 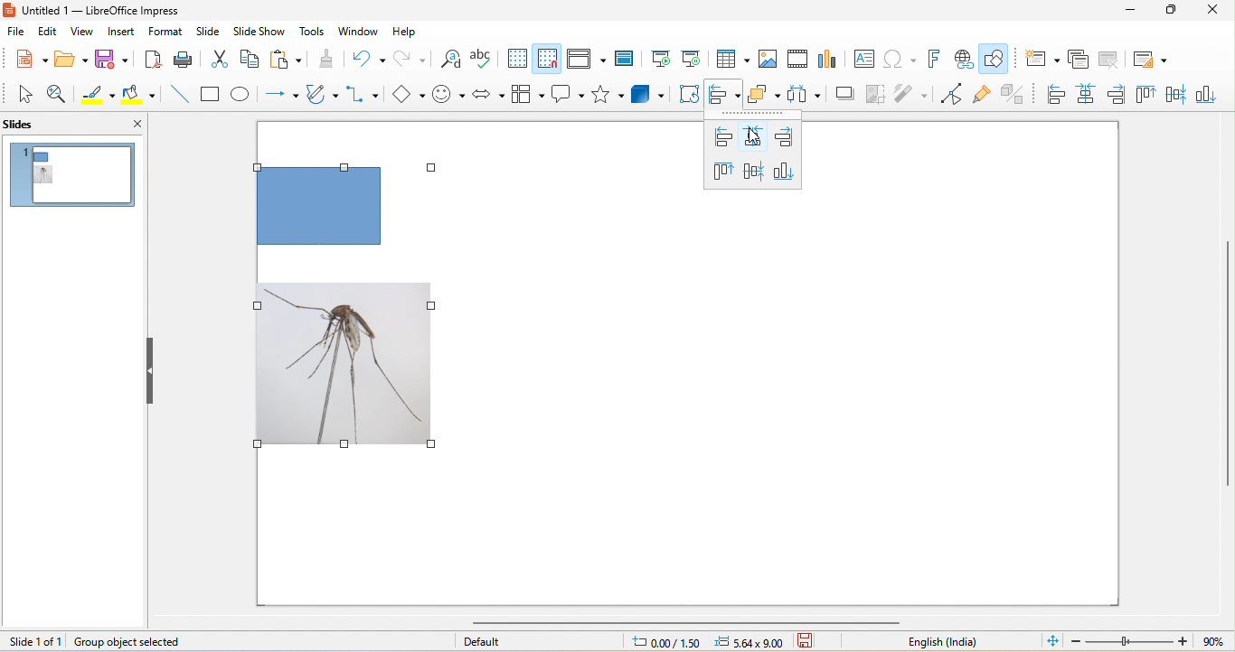 I want to click on print, so click(x=181, y=60).